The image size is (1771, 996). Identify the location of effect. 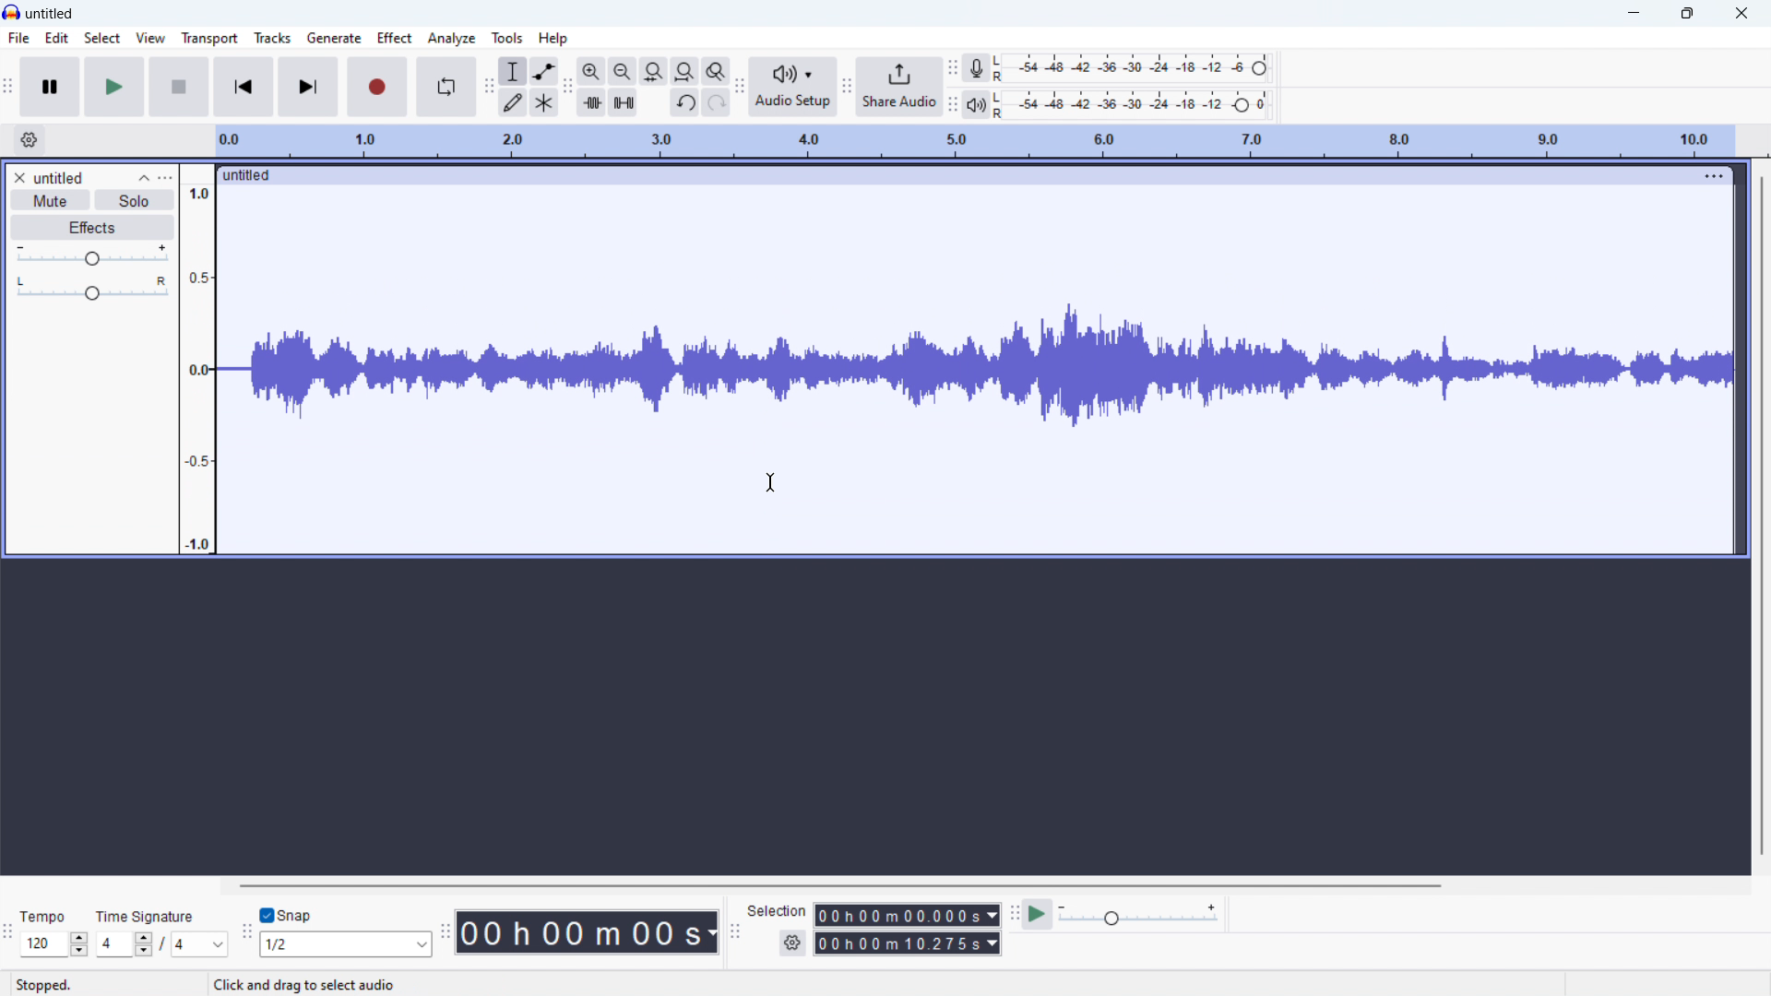
(393, 38).